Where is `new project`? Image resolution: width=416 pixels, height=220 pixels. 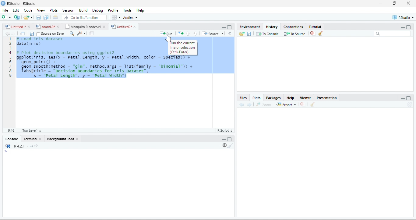
new project is located at coordinates (17, 18).